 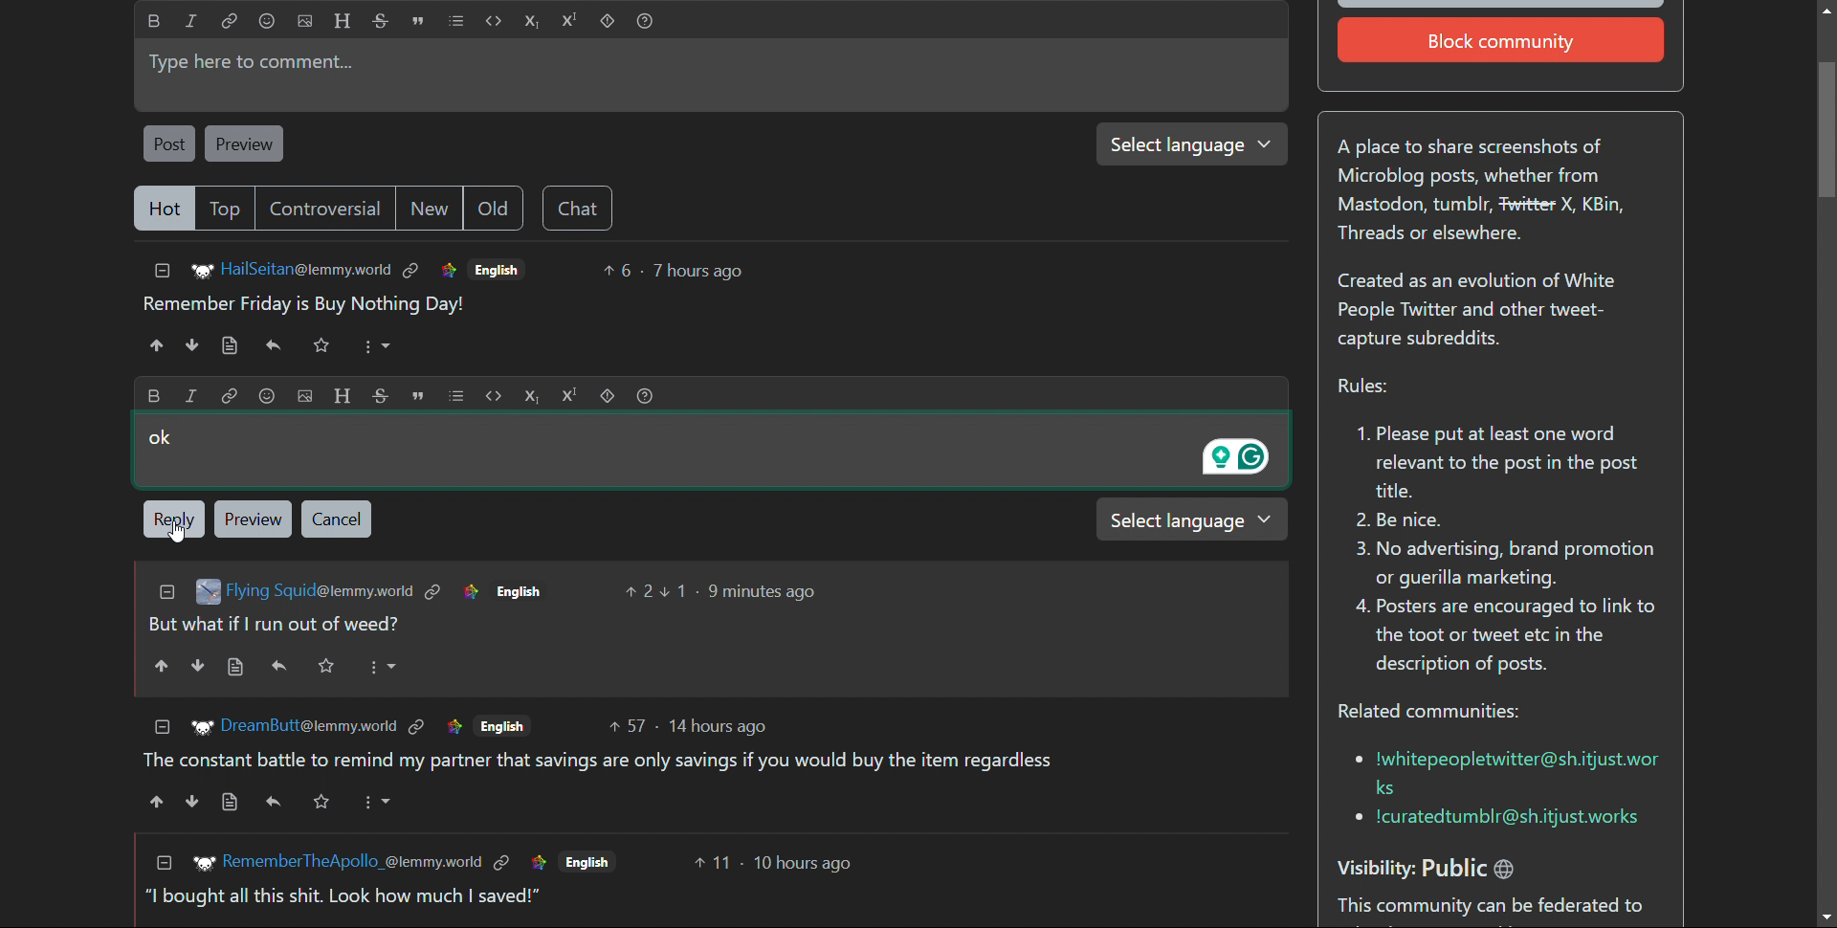 I want to click on reply, so click(x=275, y=344).